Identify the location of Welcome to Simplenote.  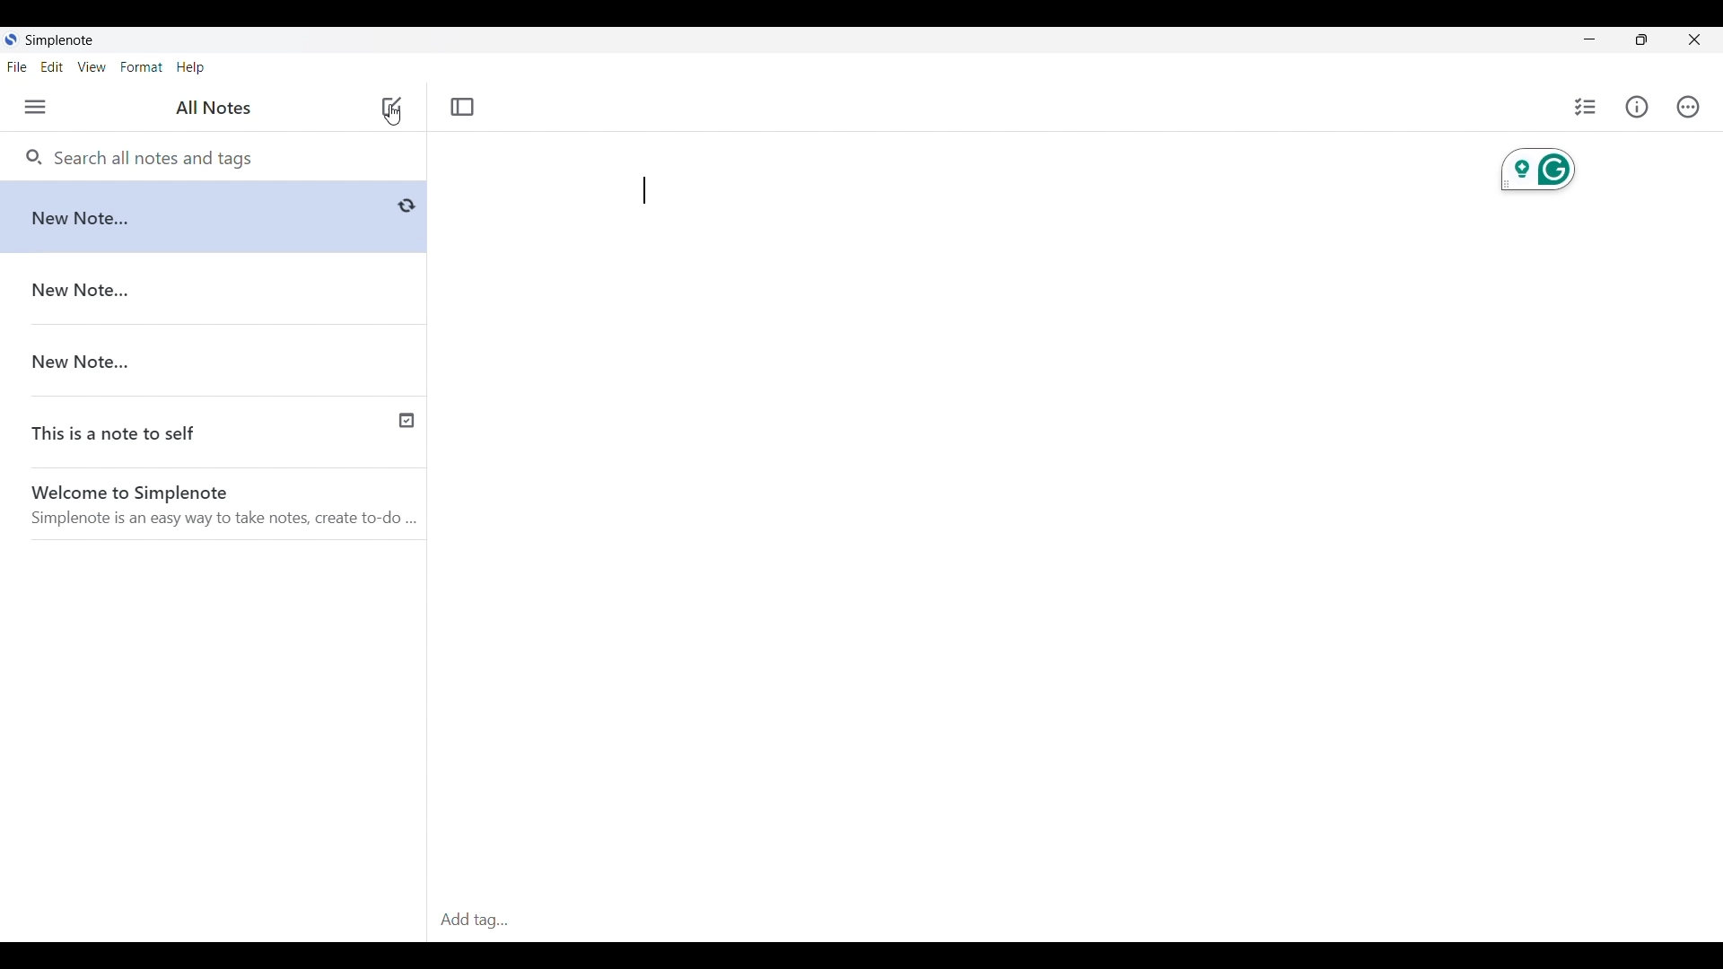
(220, 499).